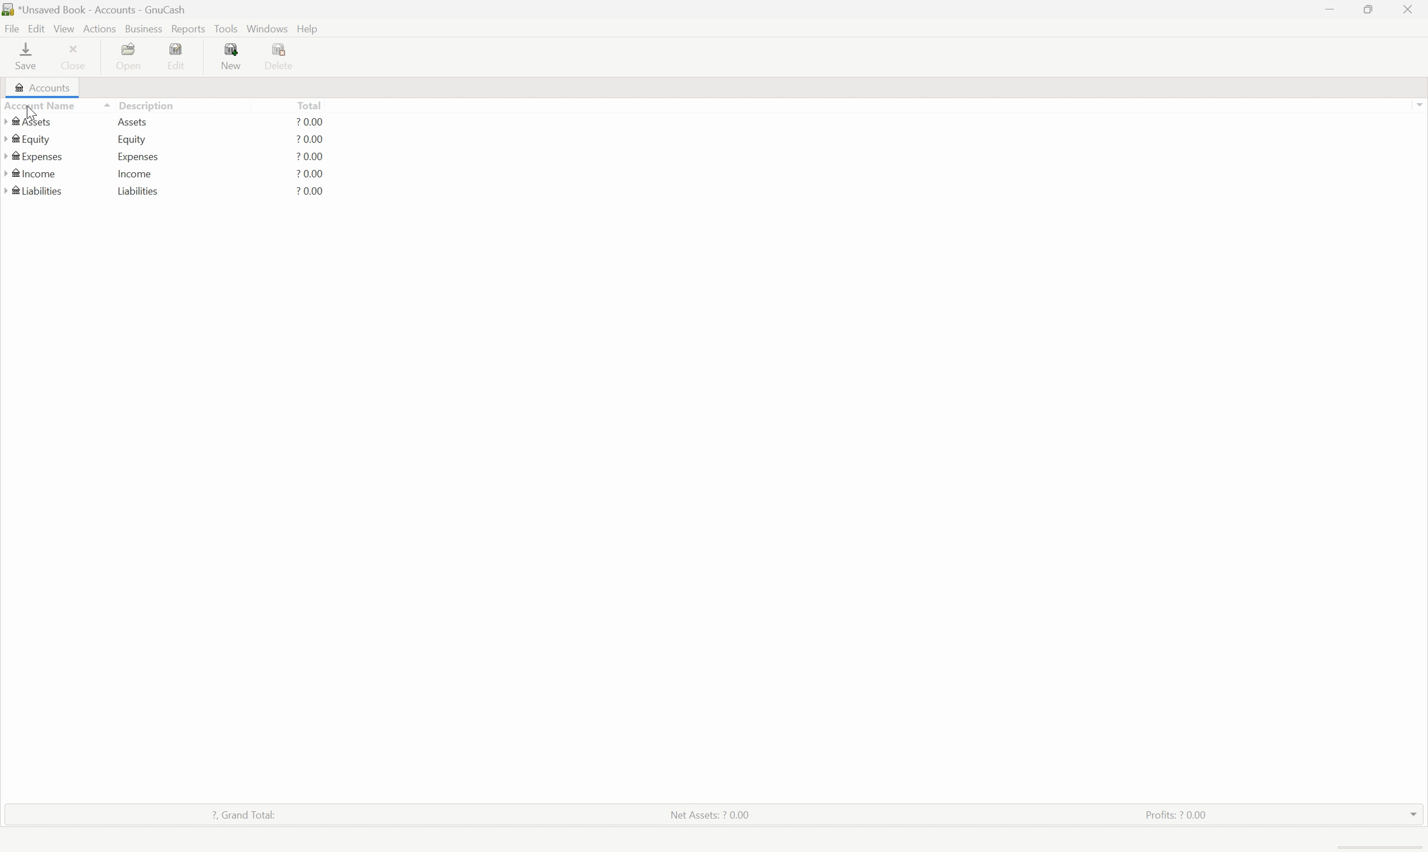  Describe the element at coordinates (710, 815) in the screenshot. I see `Net assets: ? 0.00` at that location.